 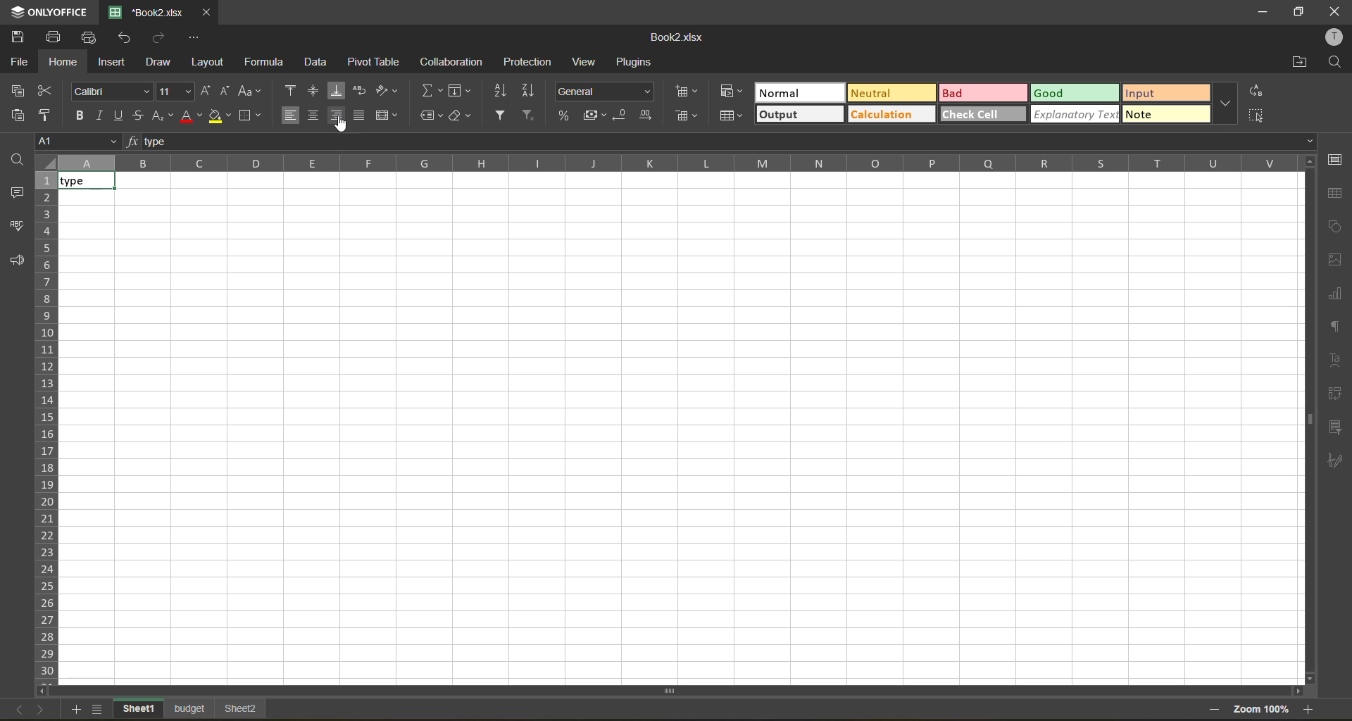 What do you see at coordinates (1168, 115) in the screenshot?
I see `note` at bounding box center [1168, 115].